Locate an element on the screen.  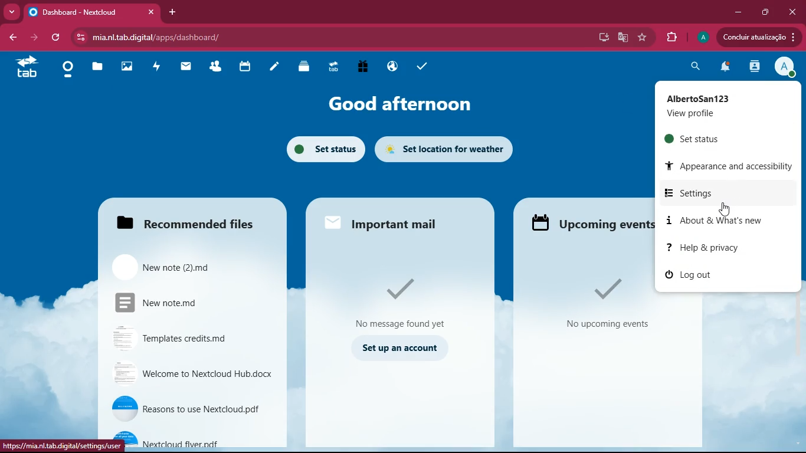
activity is located at coordinates (755, 67).